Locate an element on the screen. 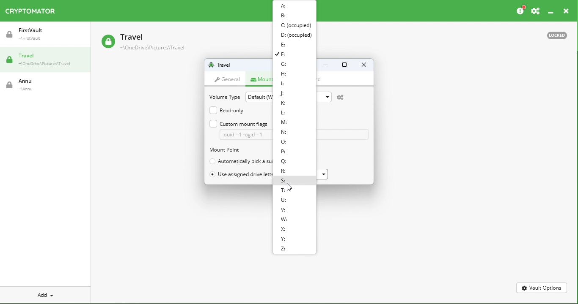 The height and width of the screenshot is (304, 578). S: is located at coordinates (284, 181).